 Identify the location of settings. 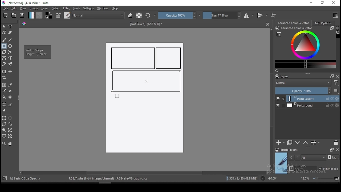
(88, 8).